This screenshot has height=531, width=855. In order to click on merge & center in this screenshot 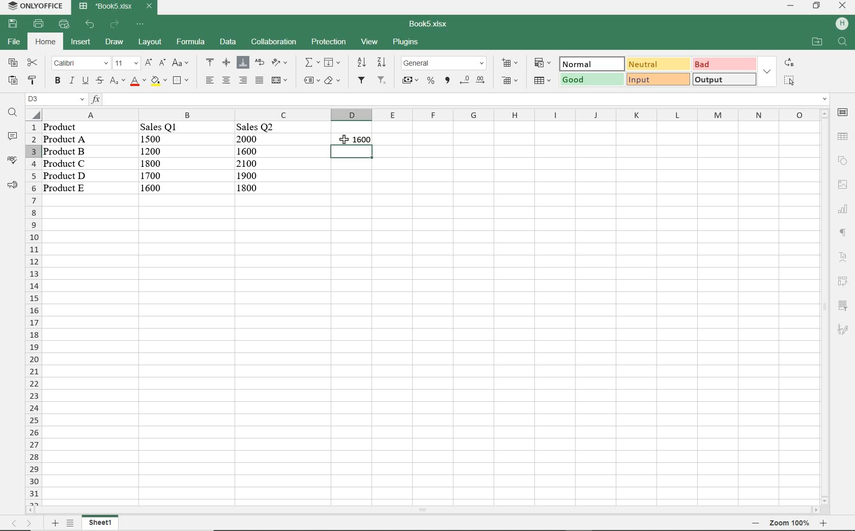, I will do `click(280, 81)`.